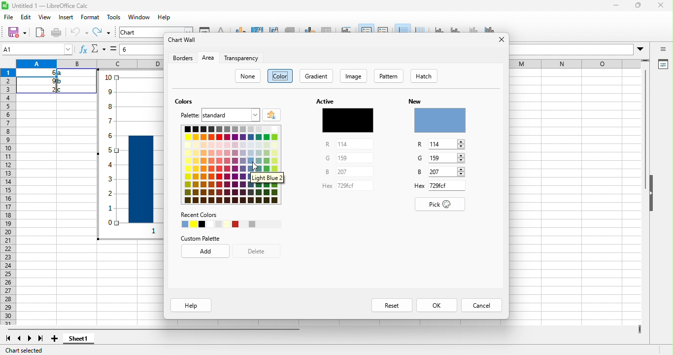  What do you see at coordinates (231, 226) in the screenshot?
I see `recent colors` at bounding box center [231, 226].